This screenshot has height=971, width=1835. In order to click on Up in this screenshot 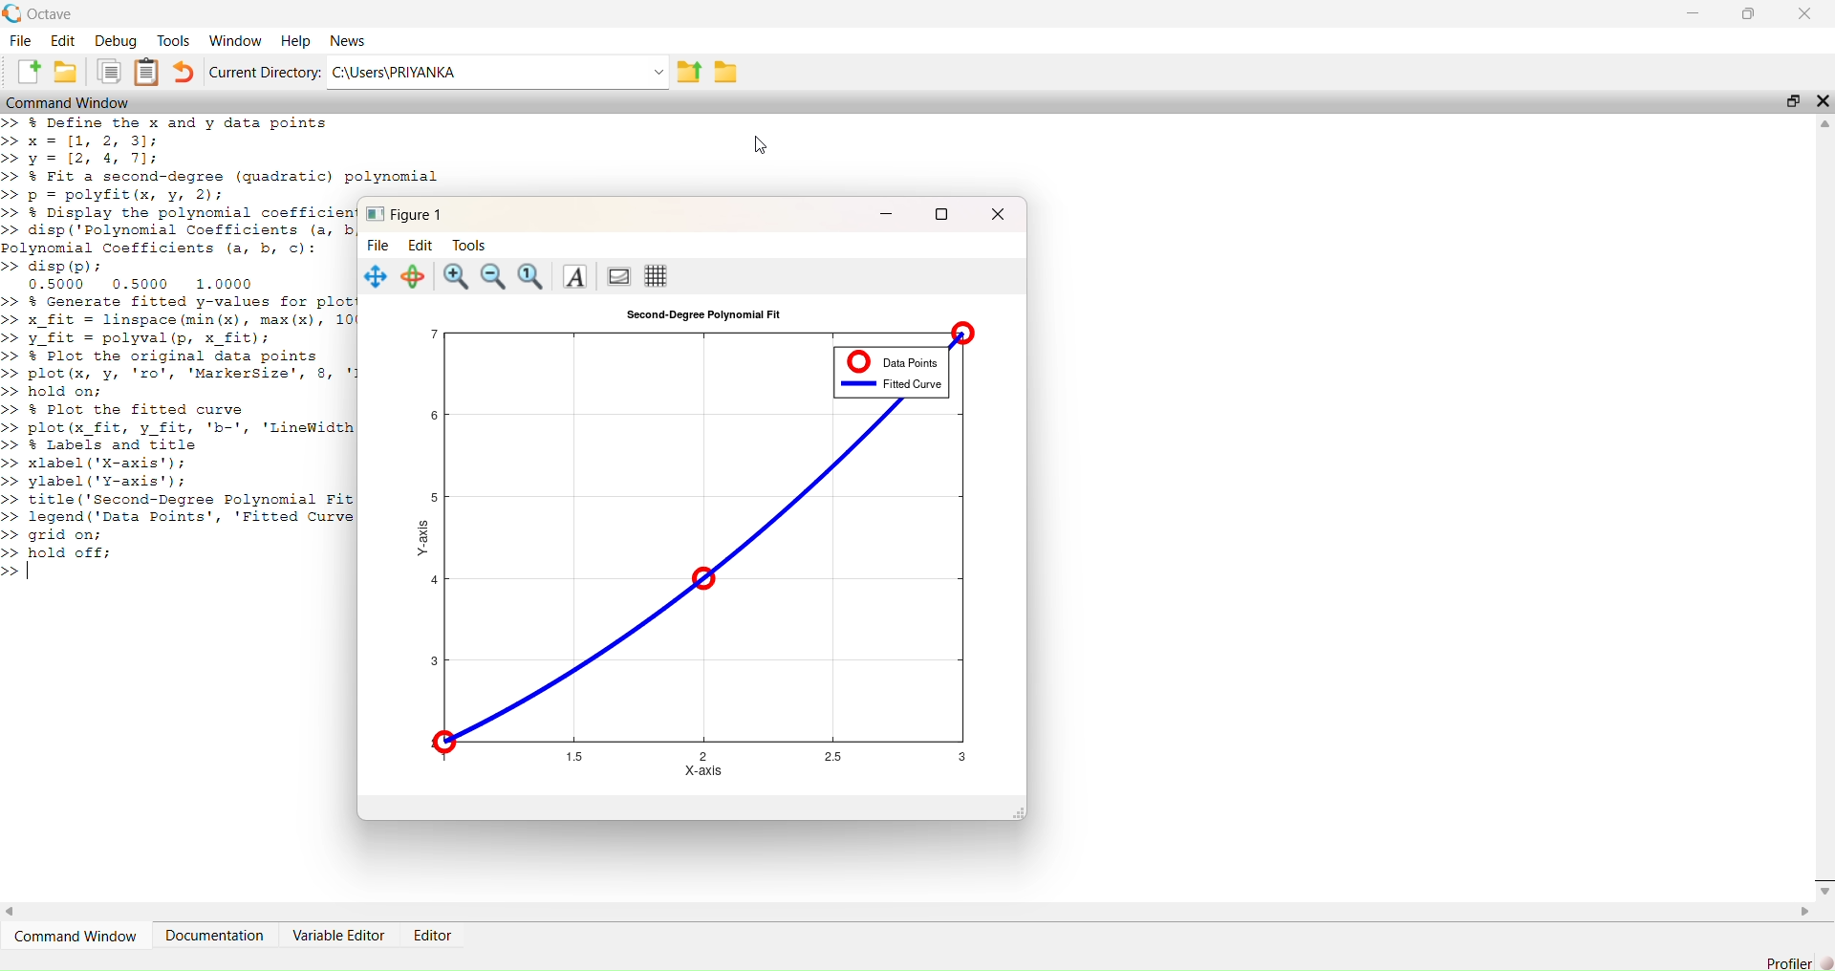, I will do `click(1824, 122)`.